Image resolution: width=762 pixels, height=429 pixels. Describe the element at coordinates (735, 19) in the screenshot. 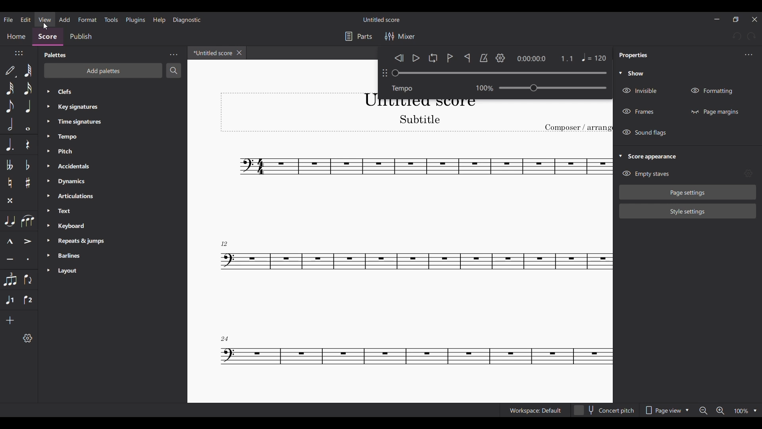

I see `Show interface in smaller tab` at that location.